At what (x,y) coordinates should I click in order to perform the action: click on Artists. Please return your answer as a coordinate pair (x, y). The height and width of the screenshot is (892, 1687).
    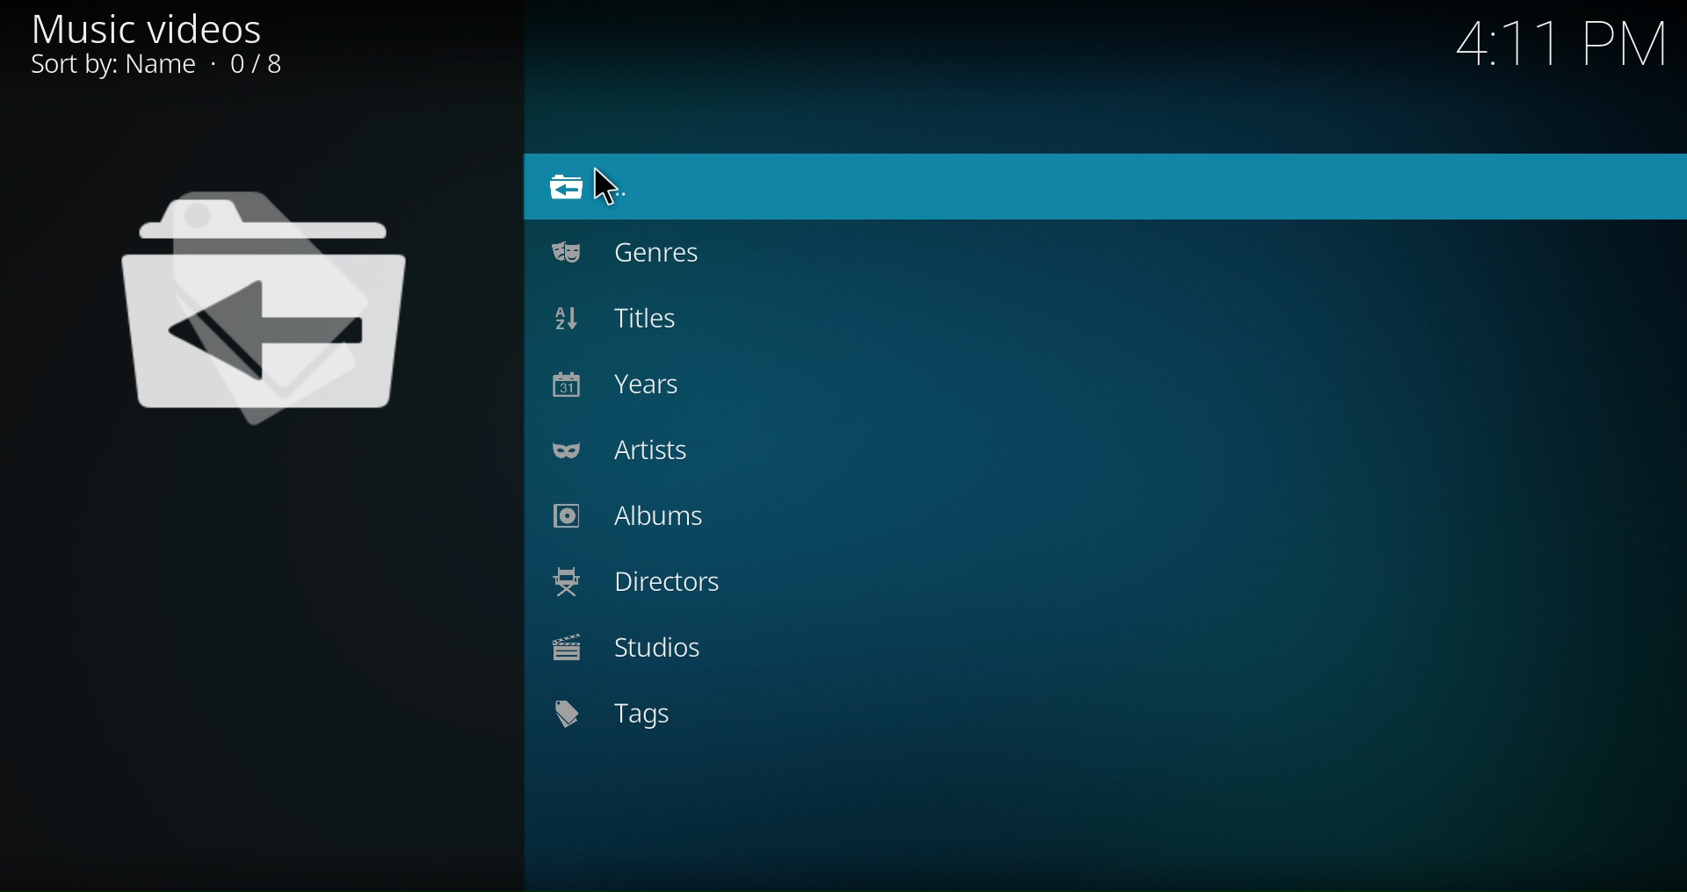
    Looking at the image, I should click on (676, 453).